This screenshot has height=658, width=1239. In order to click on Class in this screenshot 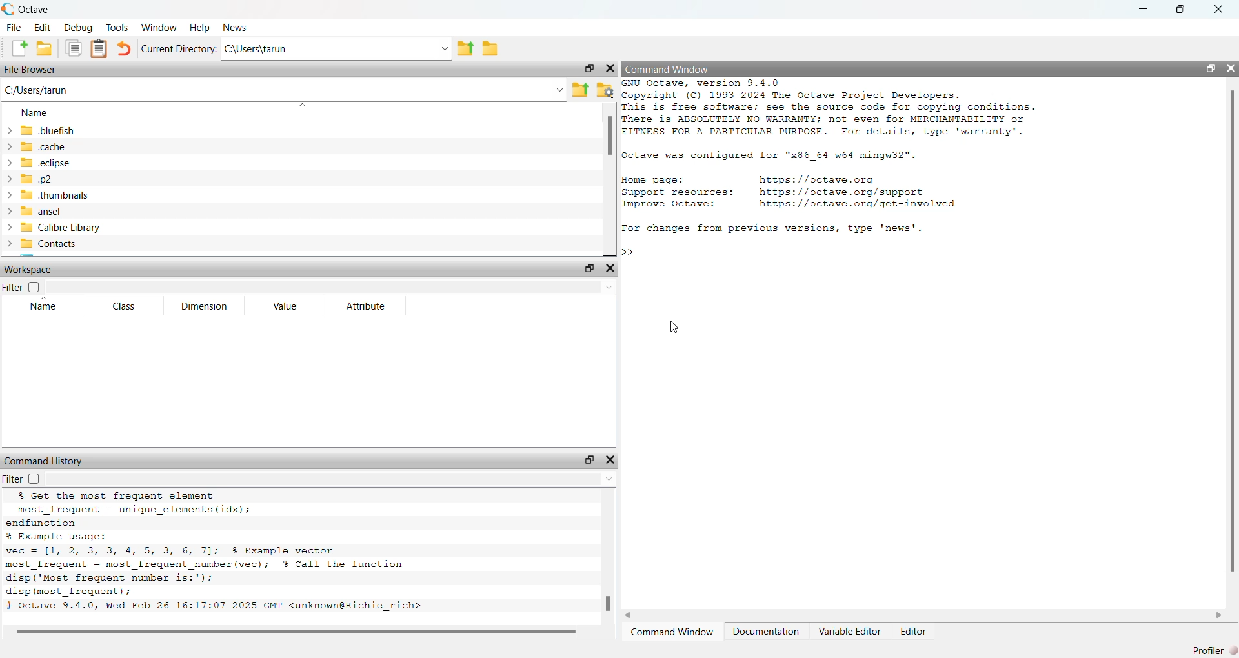, I will do `click(126, 306)`.